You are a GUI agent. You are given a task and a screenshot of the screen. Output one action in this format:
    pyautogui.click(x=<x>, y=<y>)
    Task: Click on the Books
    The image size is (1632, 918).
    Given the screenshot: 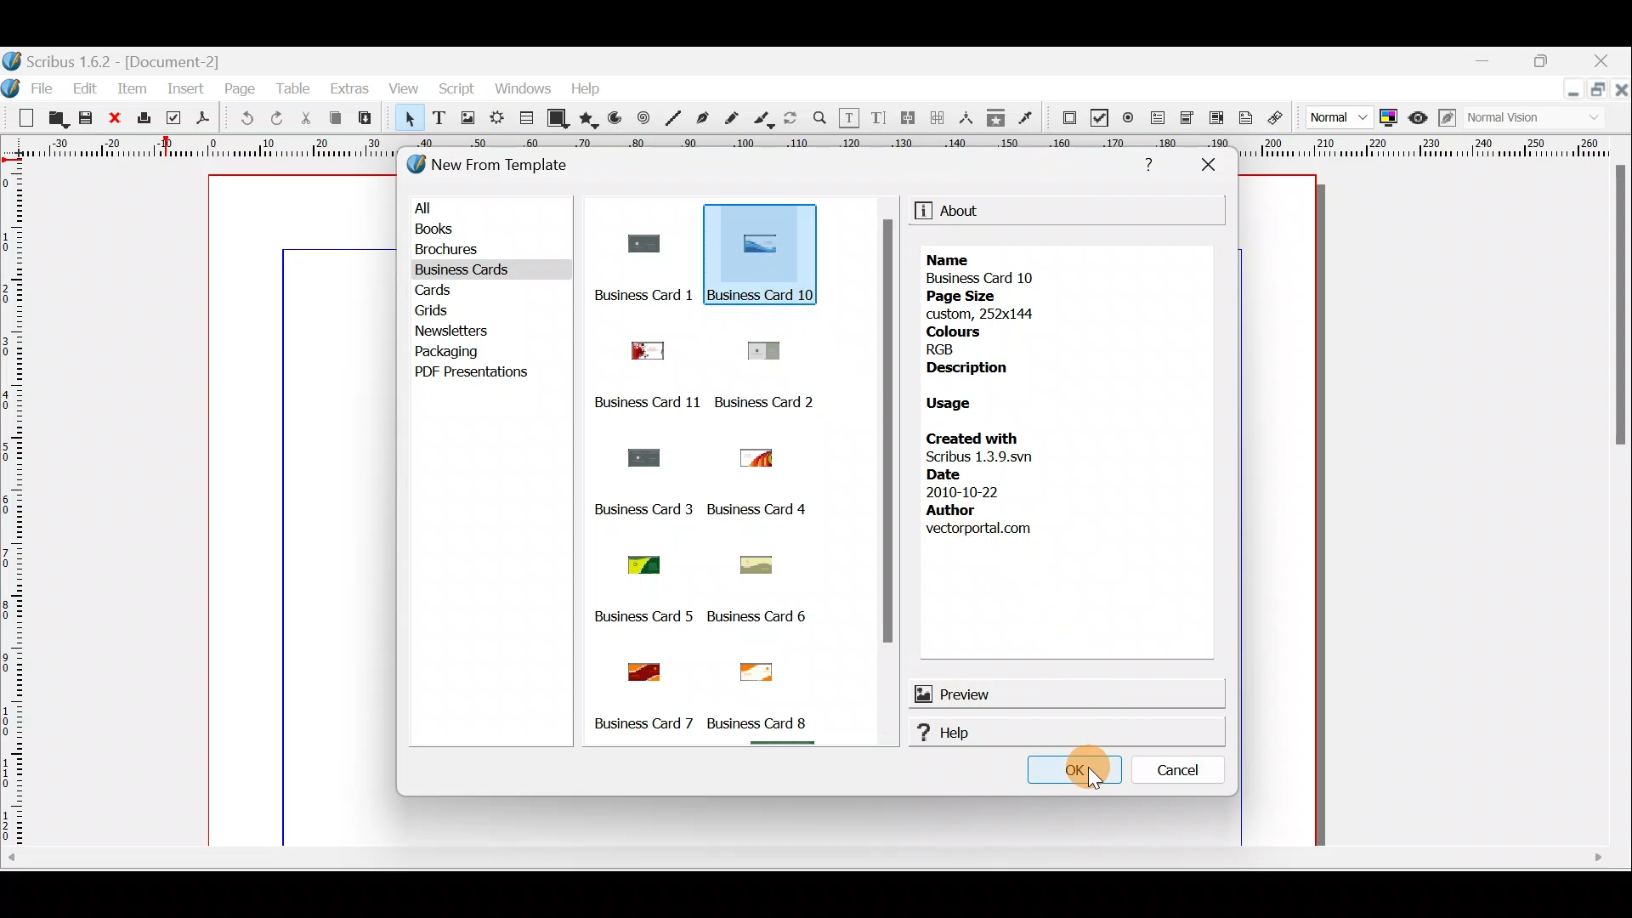 What is the action you would take?
    pyautogui.click(x=484, y=231)
    